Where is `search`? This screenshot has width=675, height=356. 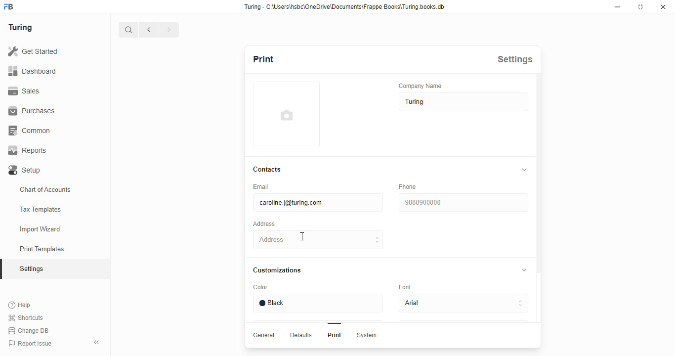 search is located at coordinates (128, 30).